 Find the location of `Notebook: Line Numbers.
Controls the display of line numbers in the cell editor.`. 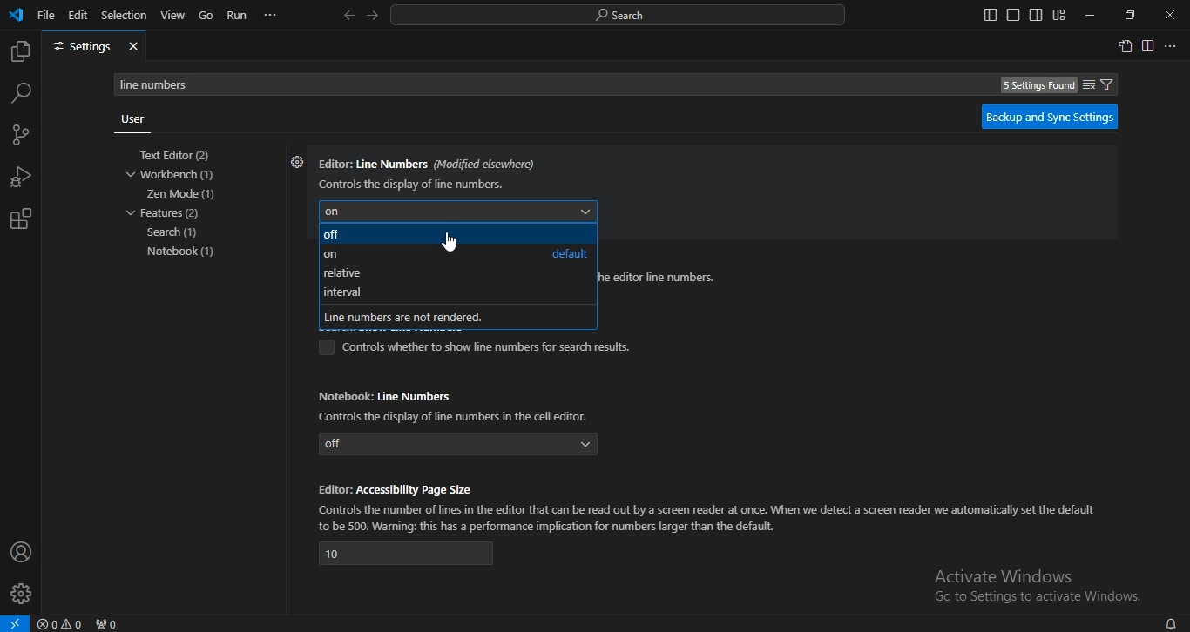

Notebook: Line Numbers.
Controls the display of line numbers in the cell editor. is located at coordinates (458, 404).